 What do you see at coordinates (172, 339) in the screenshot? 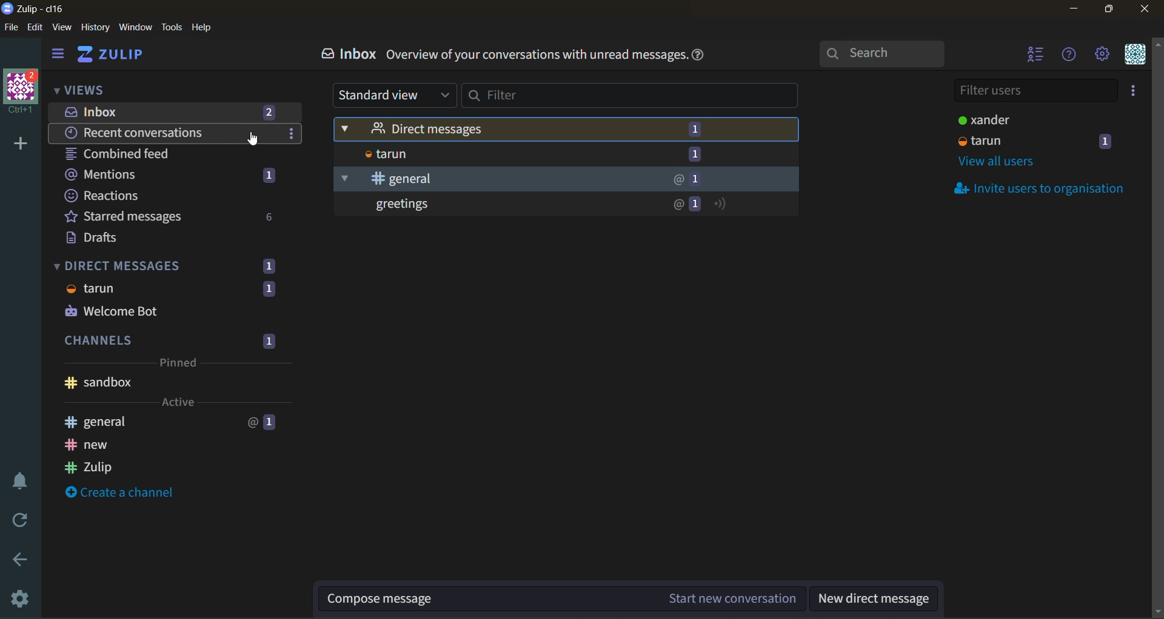
I see `channels` at bounding box center [172, 339].